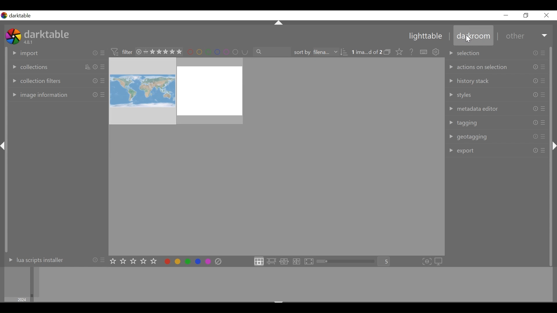 Image resolution: width=557 pixels, height=313 pixels. Describe the element at coordinates (29, 43) in the screenshot. I see `4.8.1` at that location.